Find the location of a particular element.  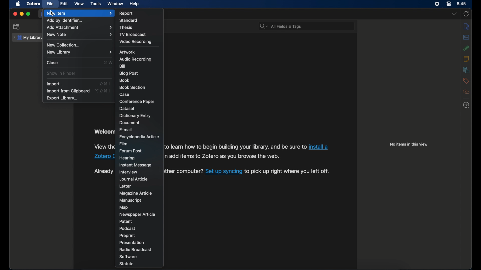

notes is located at coordinates (466, 58).